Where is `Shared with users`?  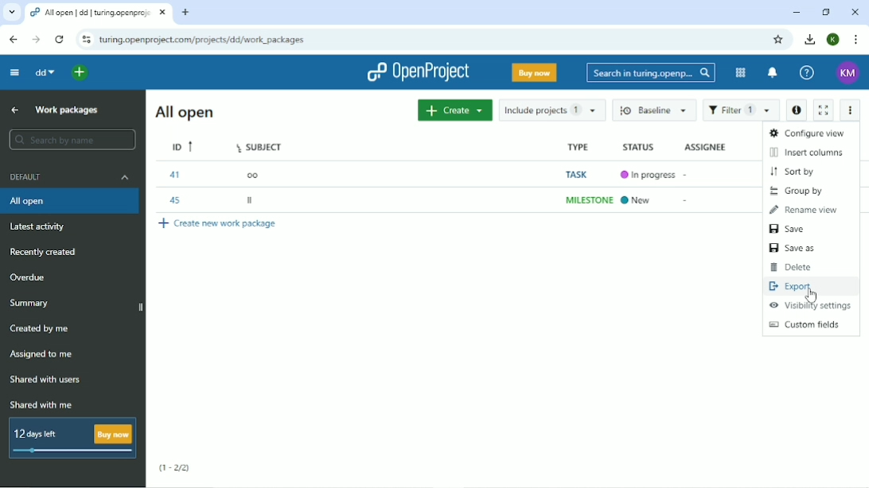
Shared with users is located at coordinates (46, 381).